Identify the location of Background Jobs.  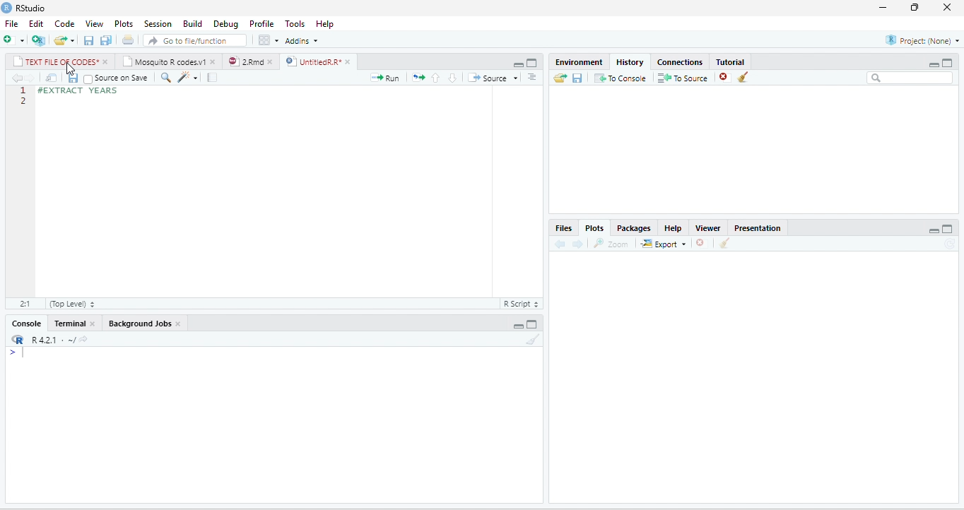
(139, 324).